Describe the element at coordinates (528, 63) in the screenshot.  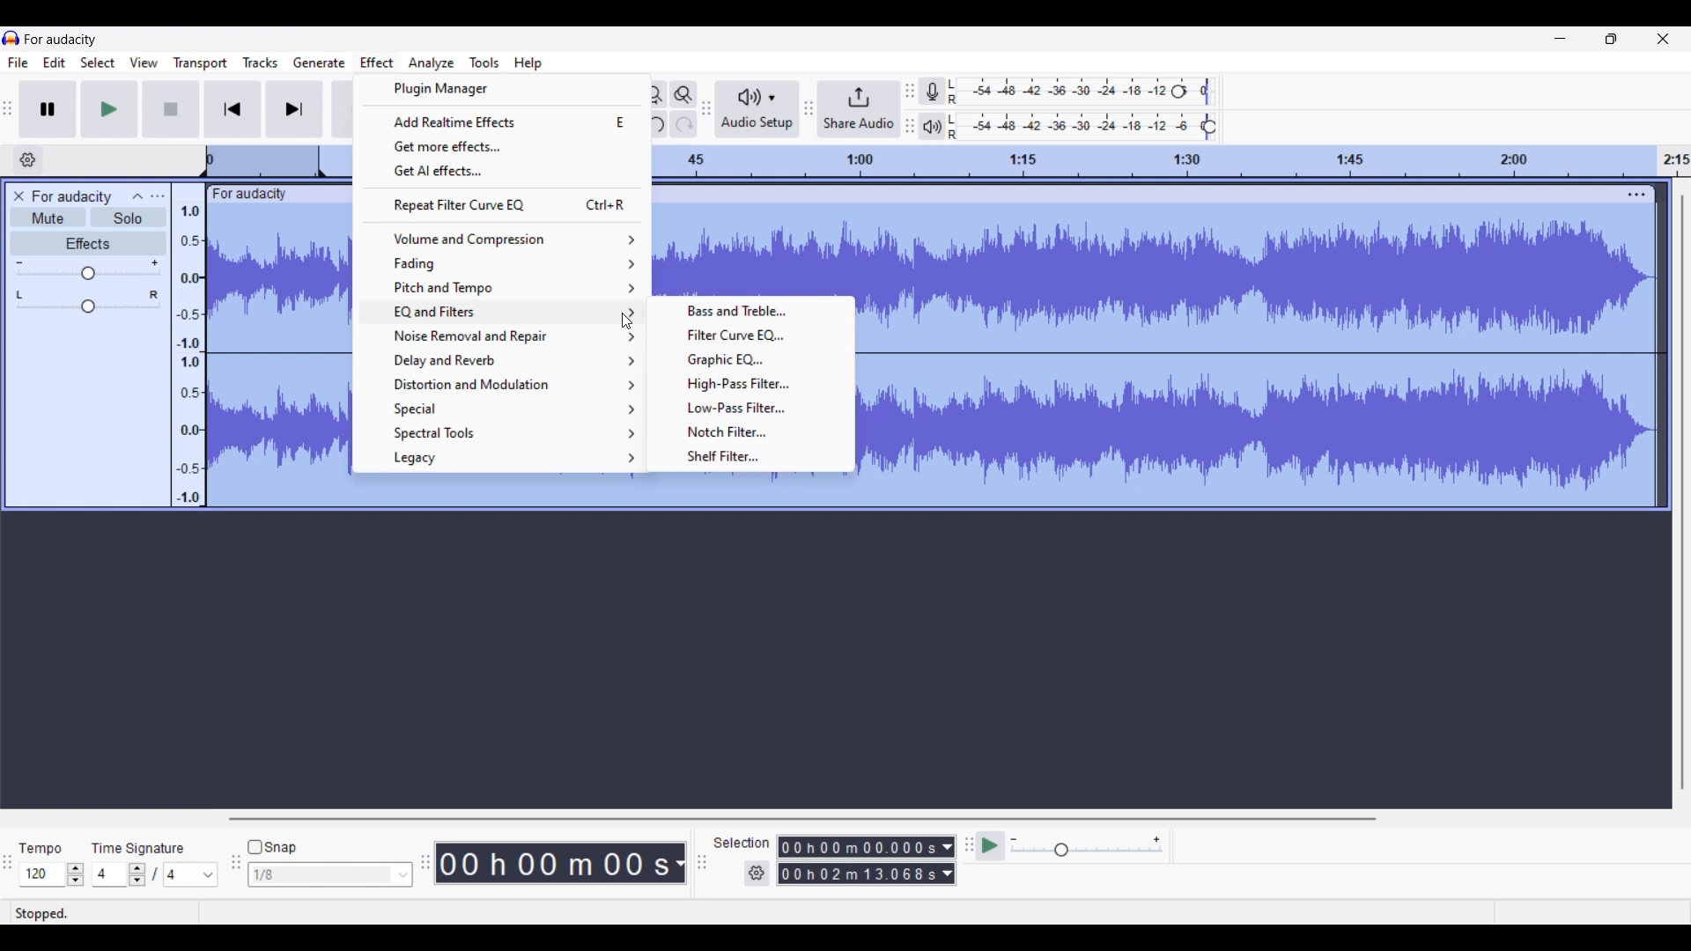
I see `Help menu` at that location.